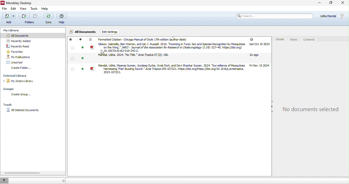  What do you see at coordinates (275, 16) in the screenshot?
I see `search bar` at bounding box center [275, 16].